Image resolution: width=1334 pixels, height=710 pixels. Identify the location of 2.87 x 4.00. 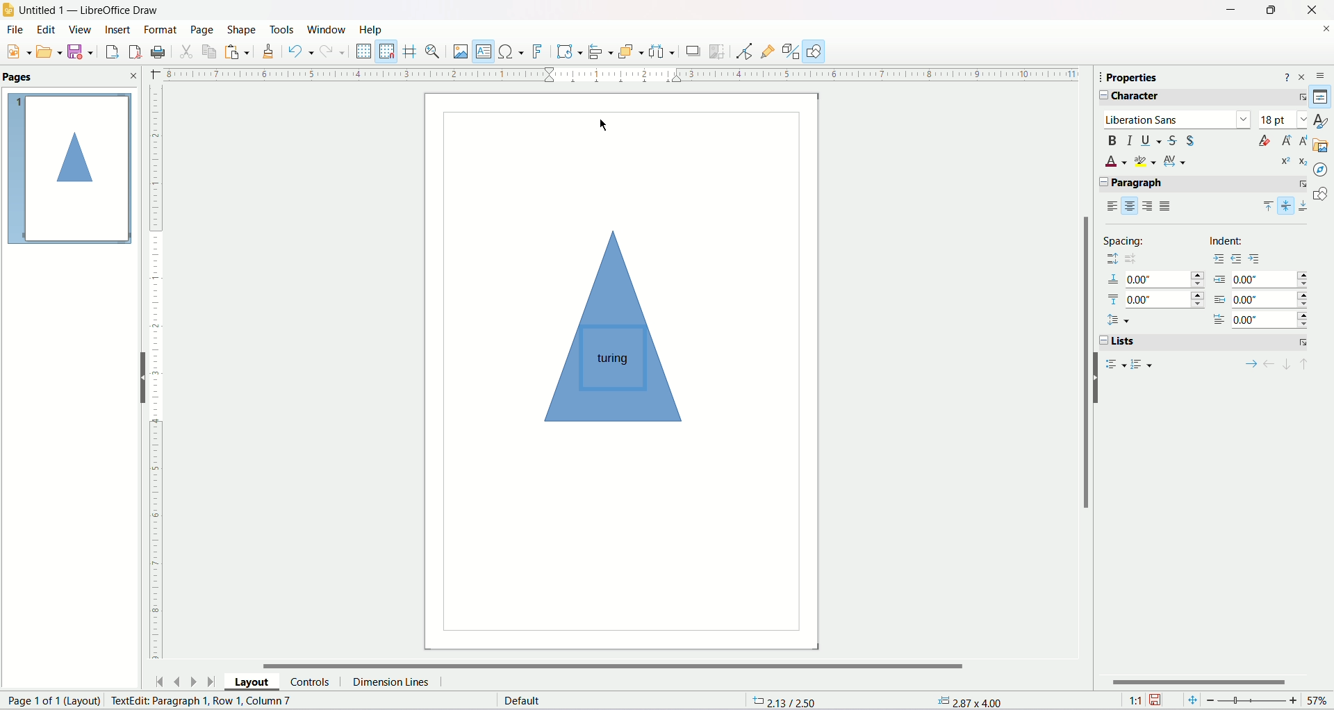
(969, 702).